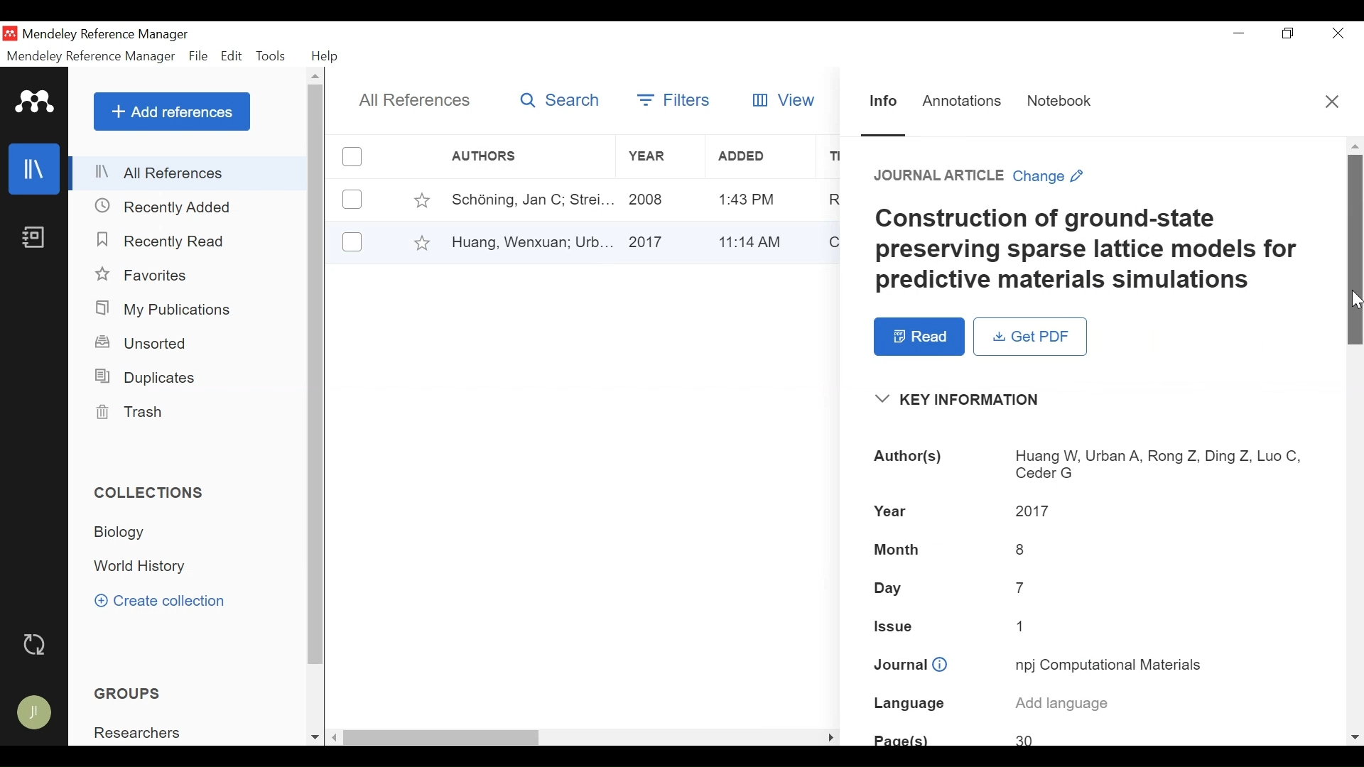  I want to click on Close, so click(1340, 33).